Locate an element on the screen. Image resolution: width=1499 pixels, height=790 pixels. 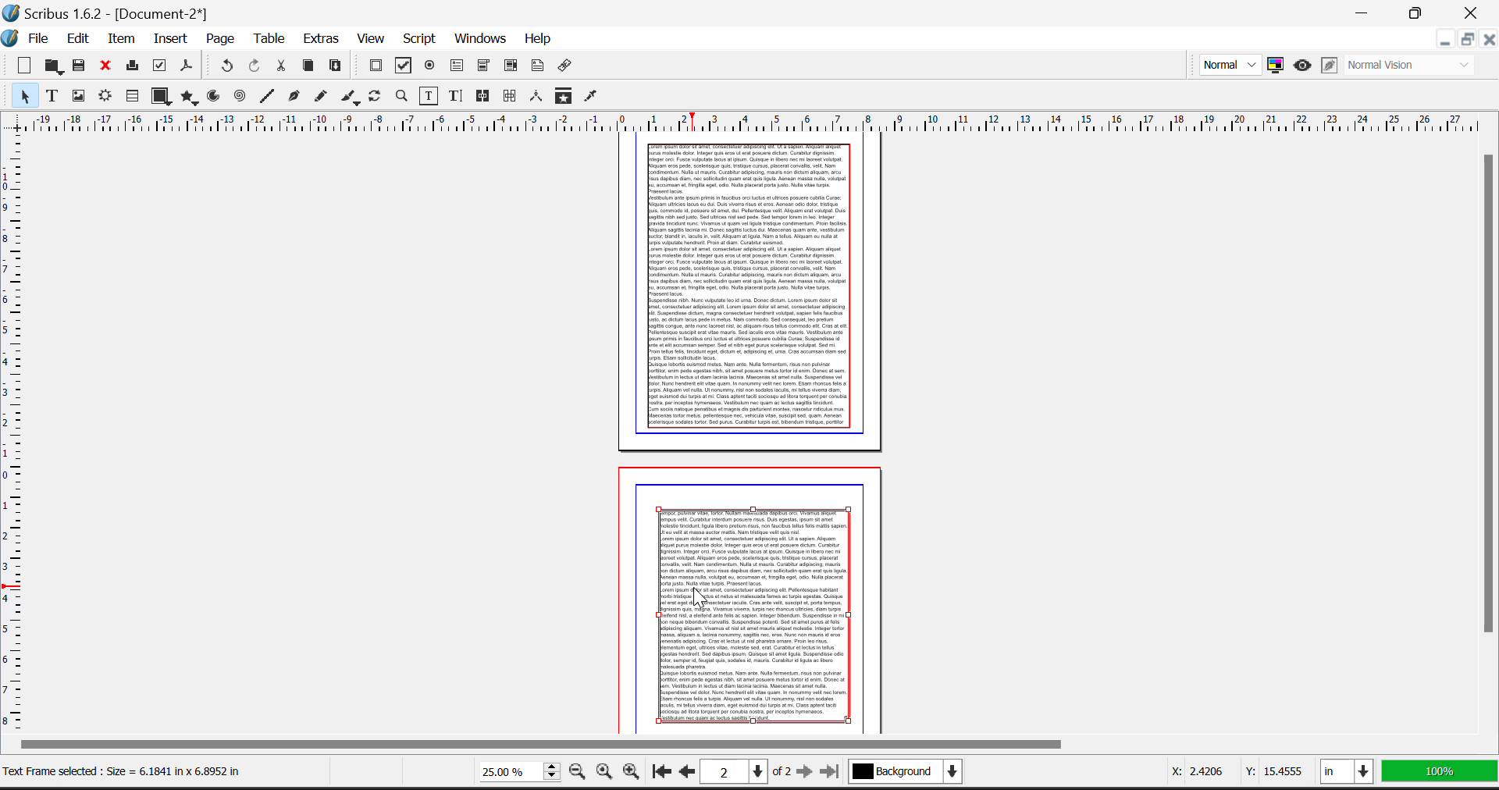
PDF Checkbox is located at coordinates (404, 66).